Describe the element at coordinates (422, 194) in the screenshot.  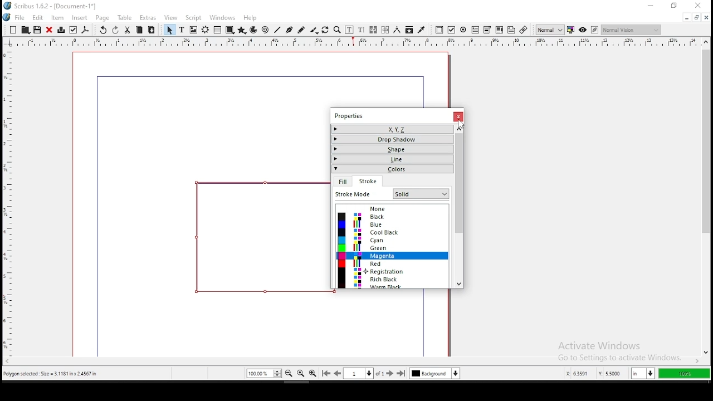
I see `` at that location.